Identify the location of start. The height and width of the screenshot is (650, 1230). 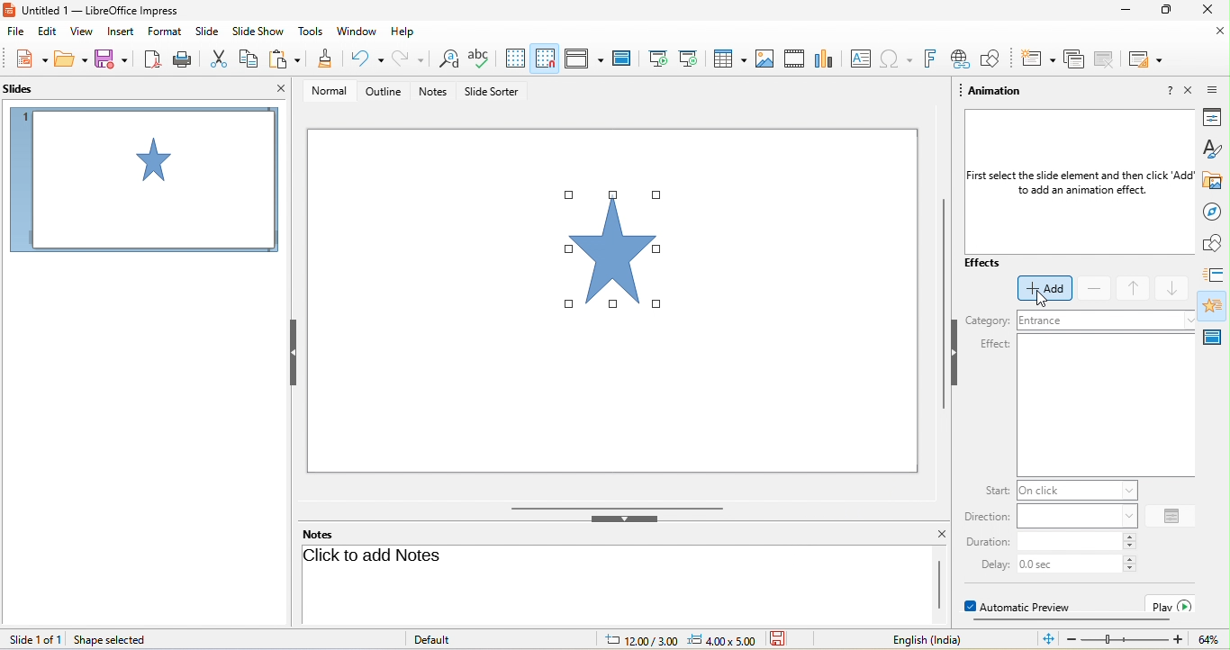
(989, 492).